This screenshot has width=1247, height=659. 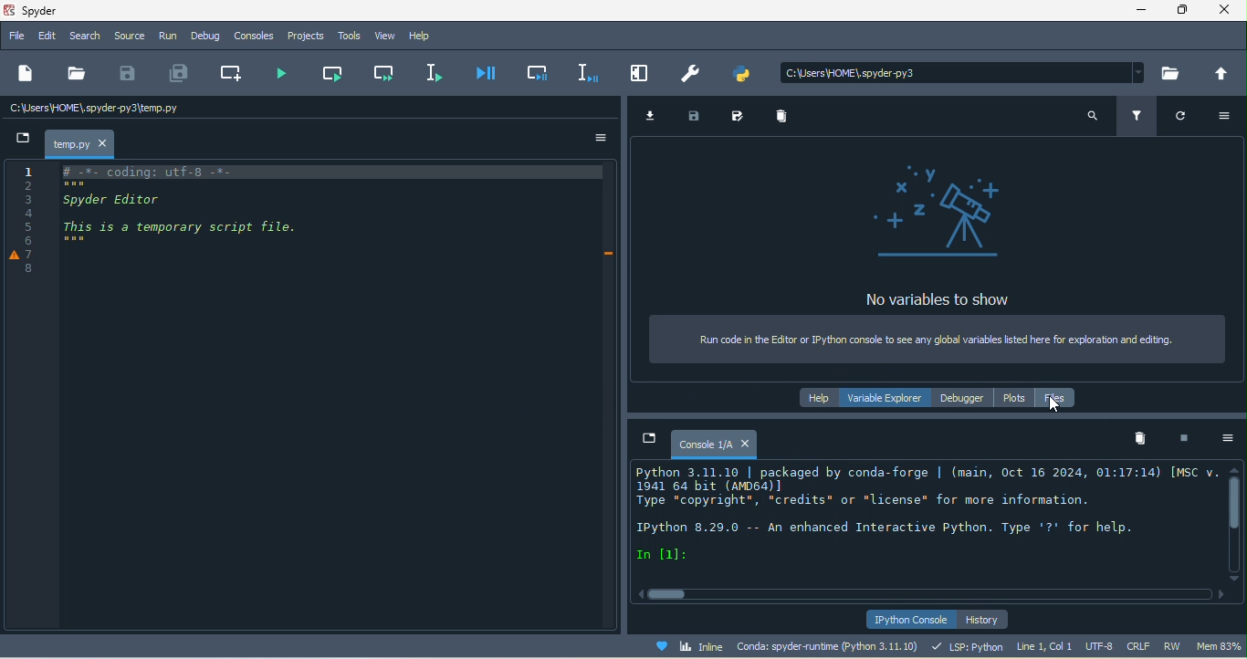 I want to click on help, so click(x=424, y=36).